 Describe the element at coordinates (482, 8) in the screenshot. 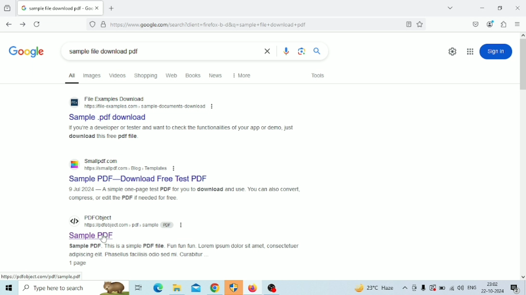

I see `Minimize` at that location.